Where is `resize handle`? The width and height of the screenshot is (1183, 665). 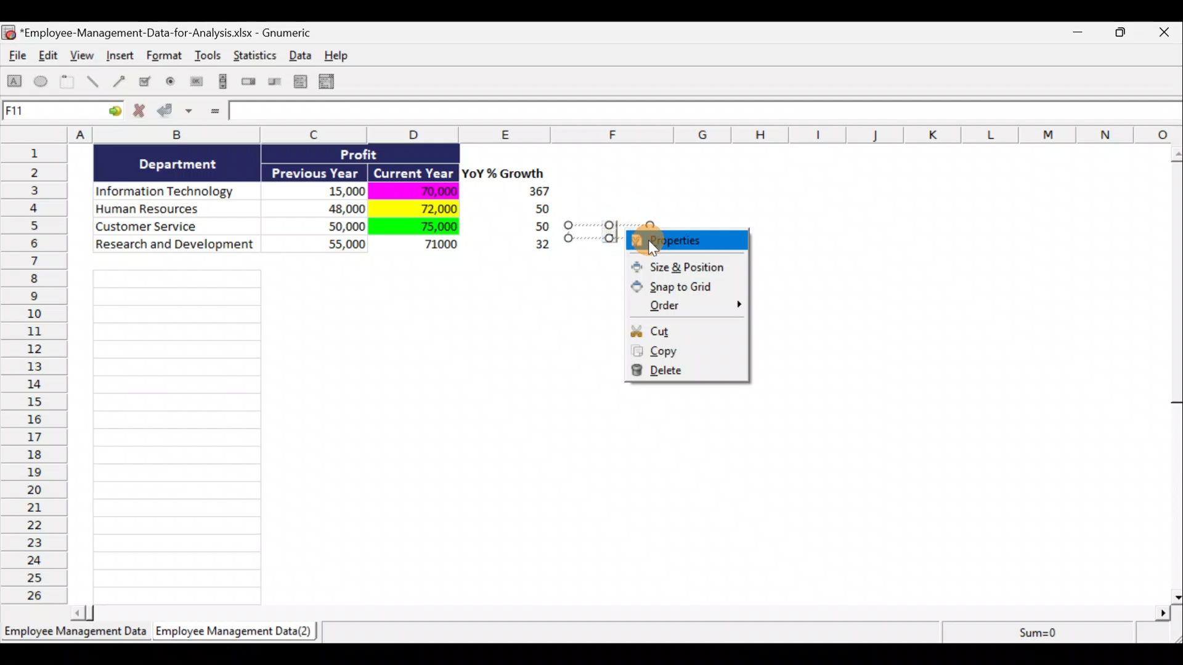 resize handle is located at coordinates (609, 231).